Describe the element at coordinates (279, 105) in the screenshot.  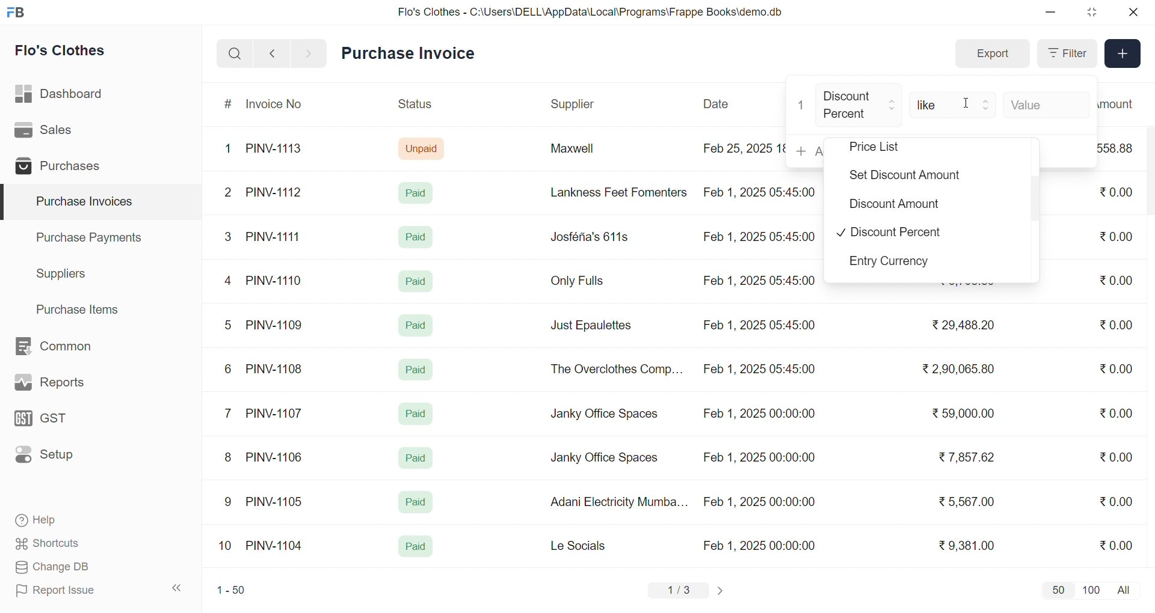
I see `Invoice No` at that location.